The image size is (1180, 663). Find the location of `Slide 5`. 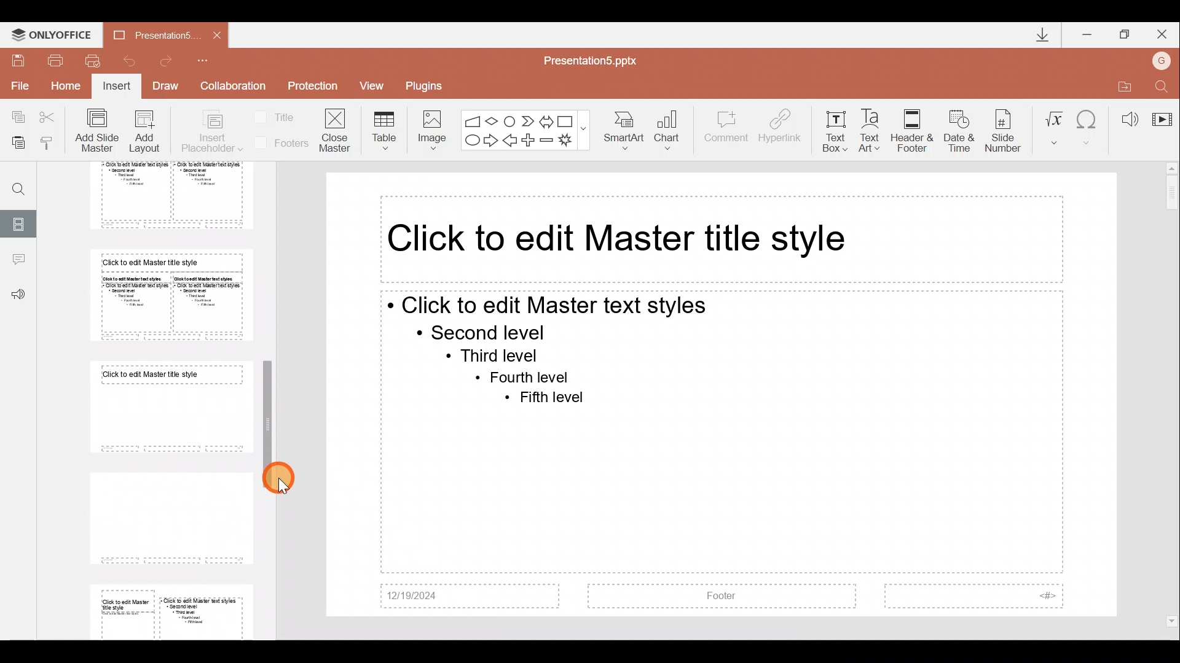

Slide 5 is located at coordinates (162, 196).